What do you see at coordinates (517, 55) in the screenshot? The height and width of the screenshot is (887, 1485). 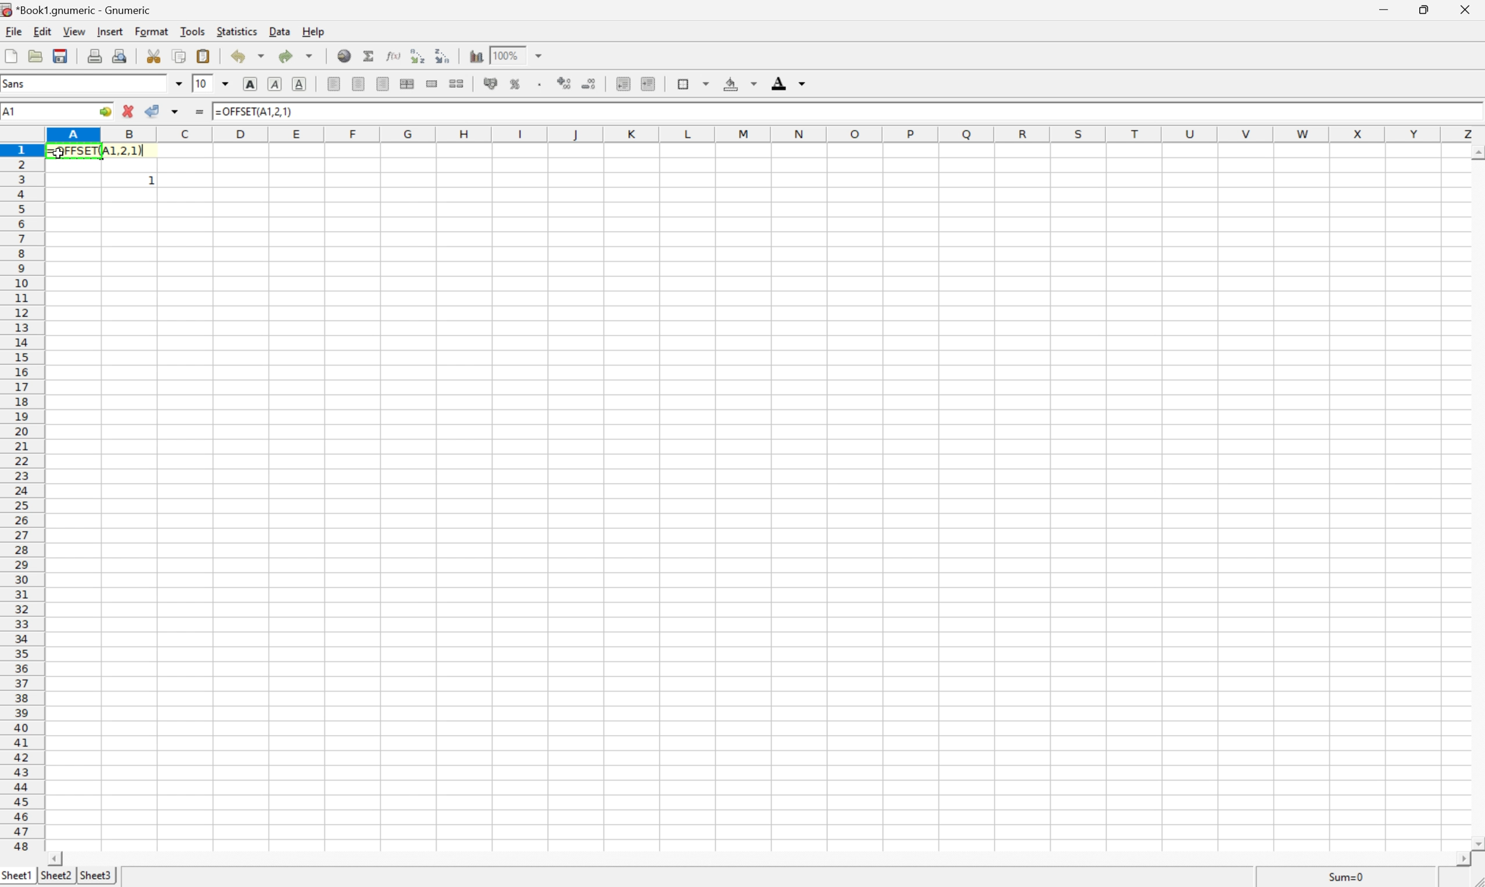 I see `zoom` at bounding box center [517, 55].